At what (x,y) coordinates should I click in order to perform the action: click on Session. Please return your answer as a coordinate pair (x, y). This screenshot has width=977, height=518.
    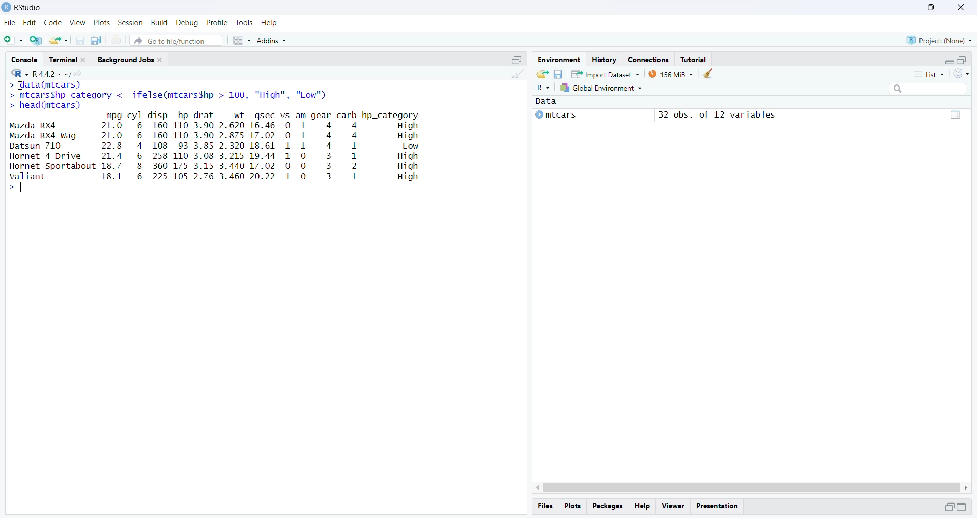
    Looking at the image, I should click on (130, 23).